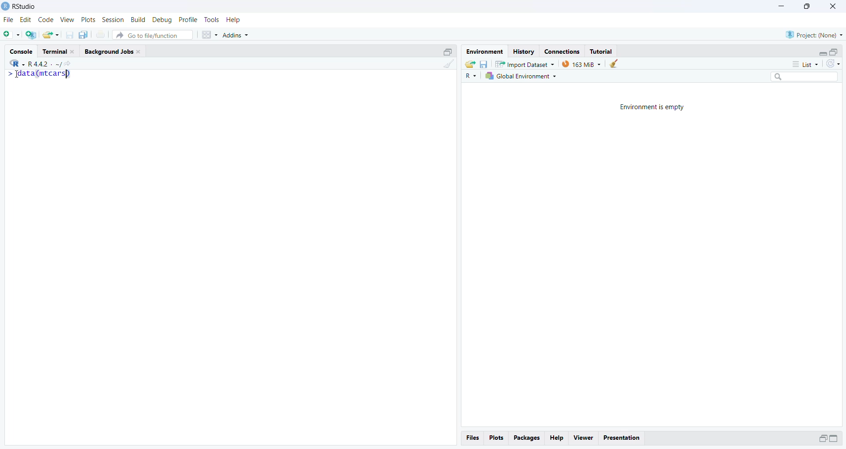 The height and width of the screenshot is (449, 846). Describe the element at coordinates (470, 64) in the screenshot. I see `share` at that location.